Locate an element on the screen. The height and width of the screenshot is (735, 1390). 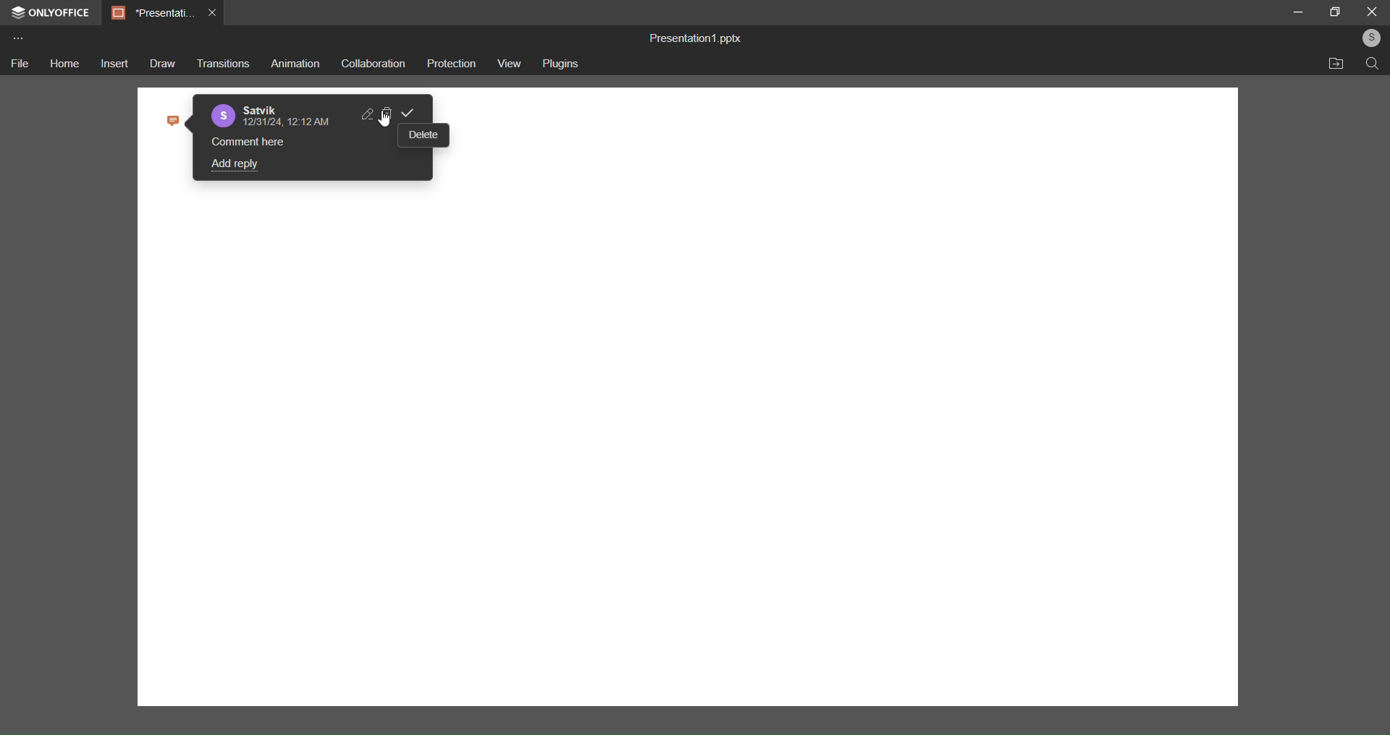
profile picture is located at coordinates (221, 115).